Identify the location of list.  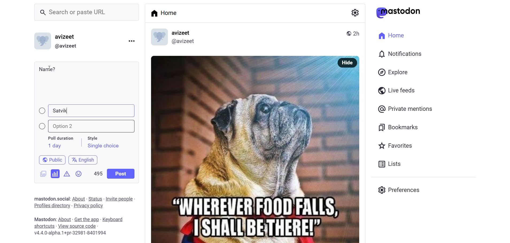
(388, 164).